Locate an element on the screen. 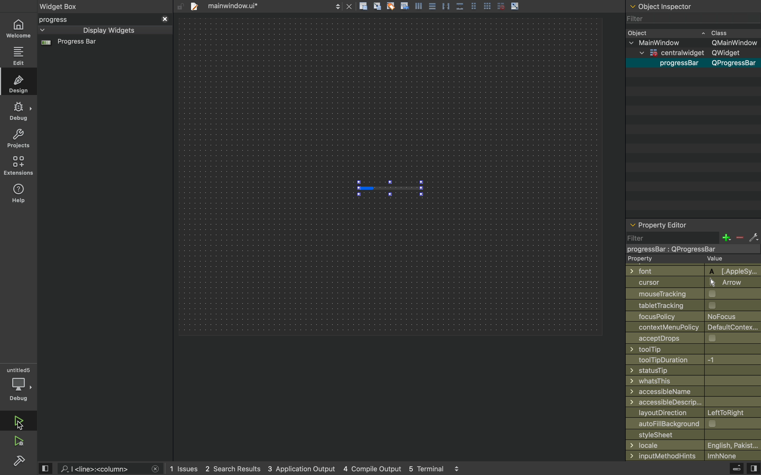 Image resolution: width=761 pixels, height=475 pixels. Settings  is located at coordinates (19, 460).